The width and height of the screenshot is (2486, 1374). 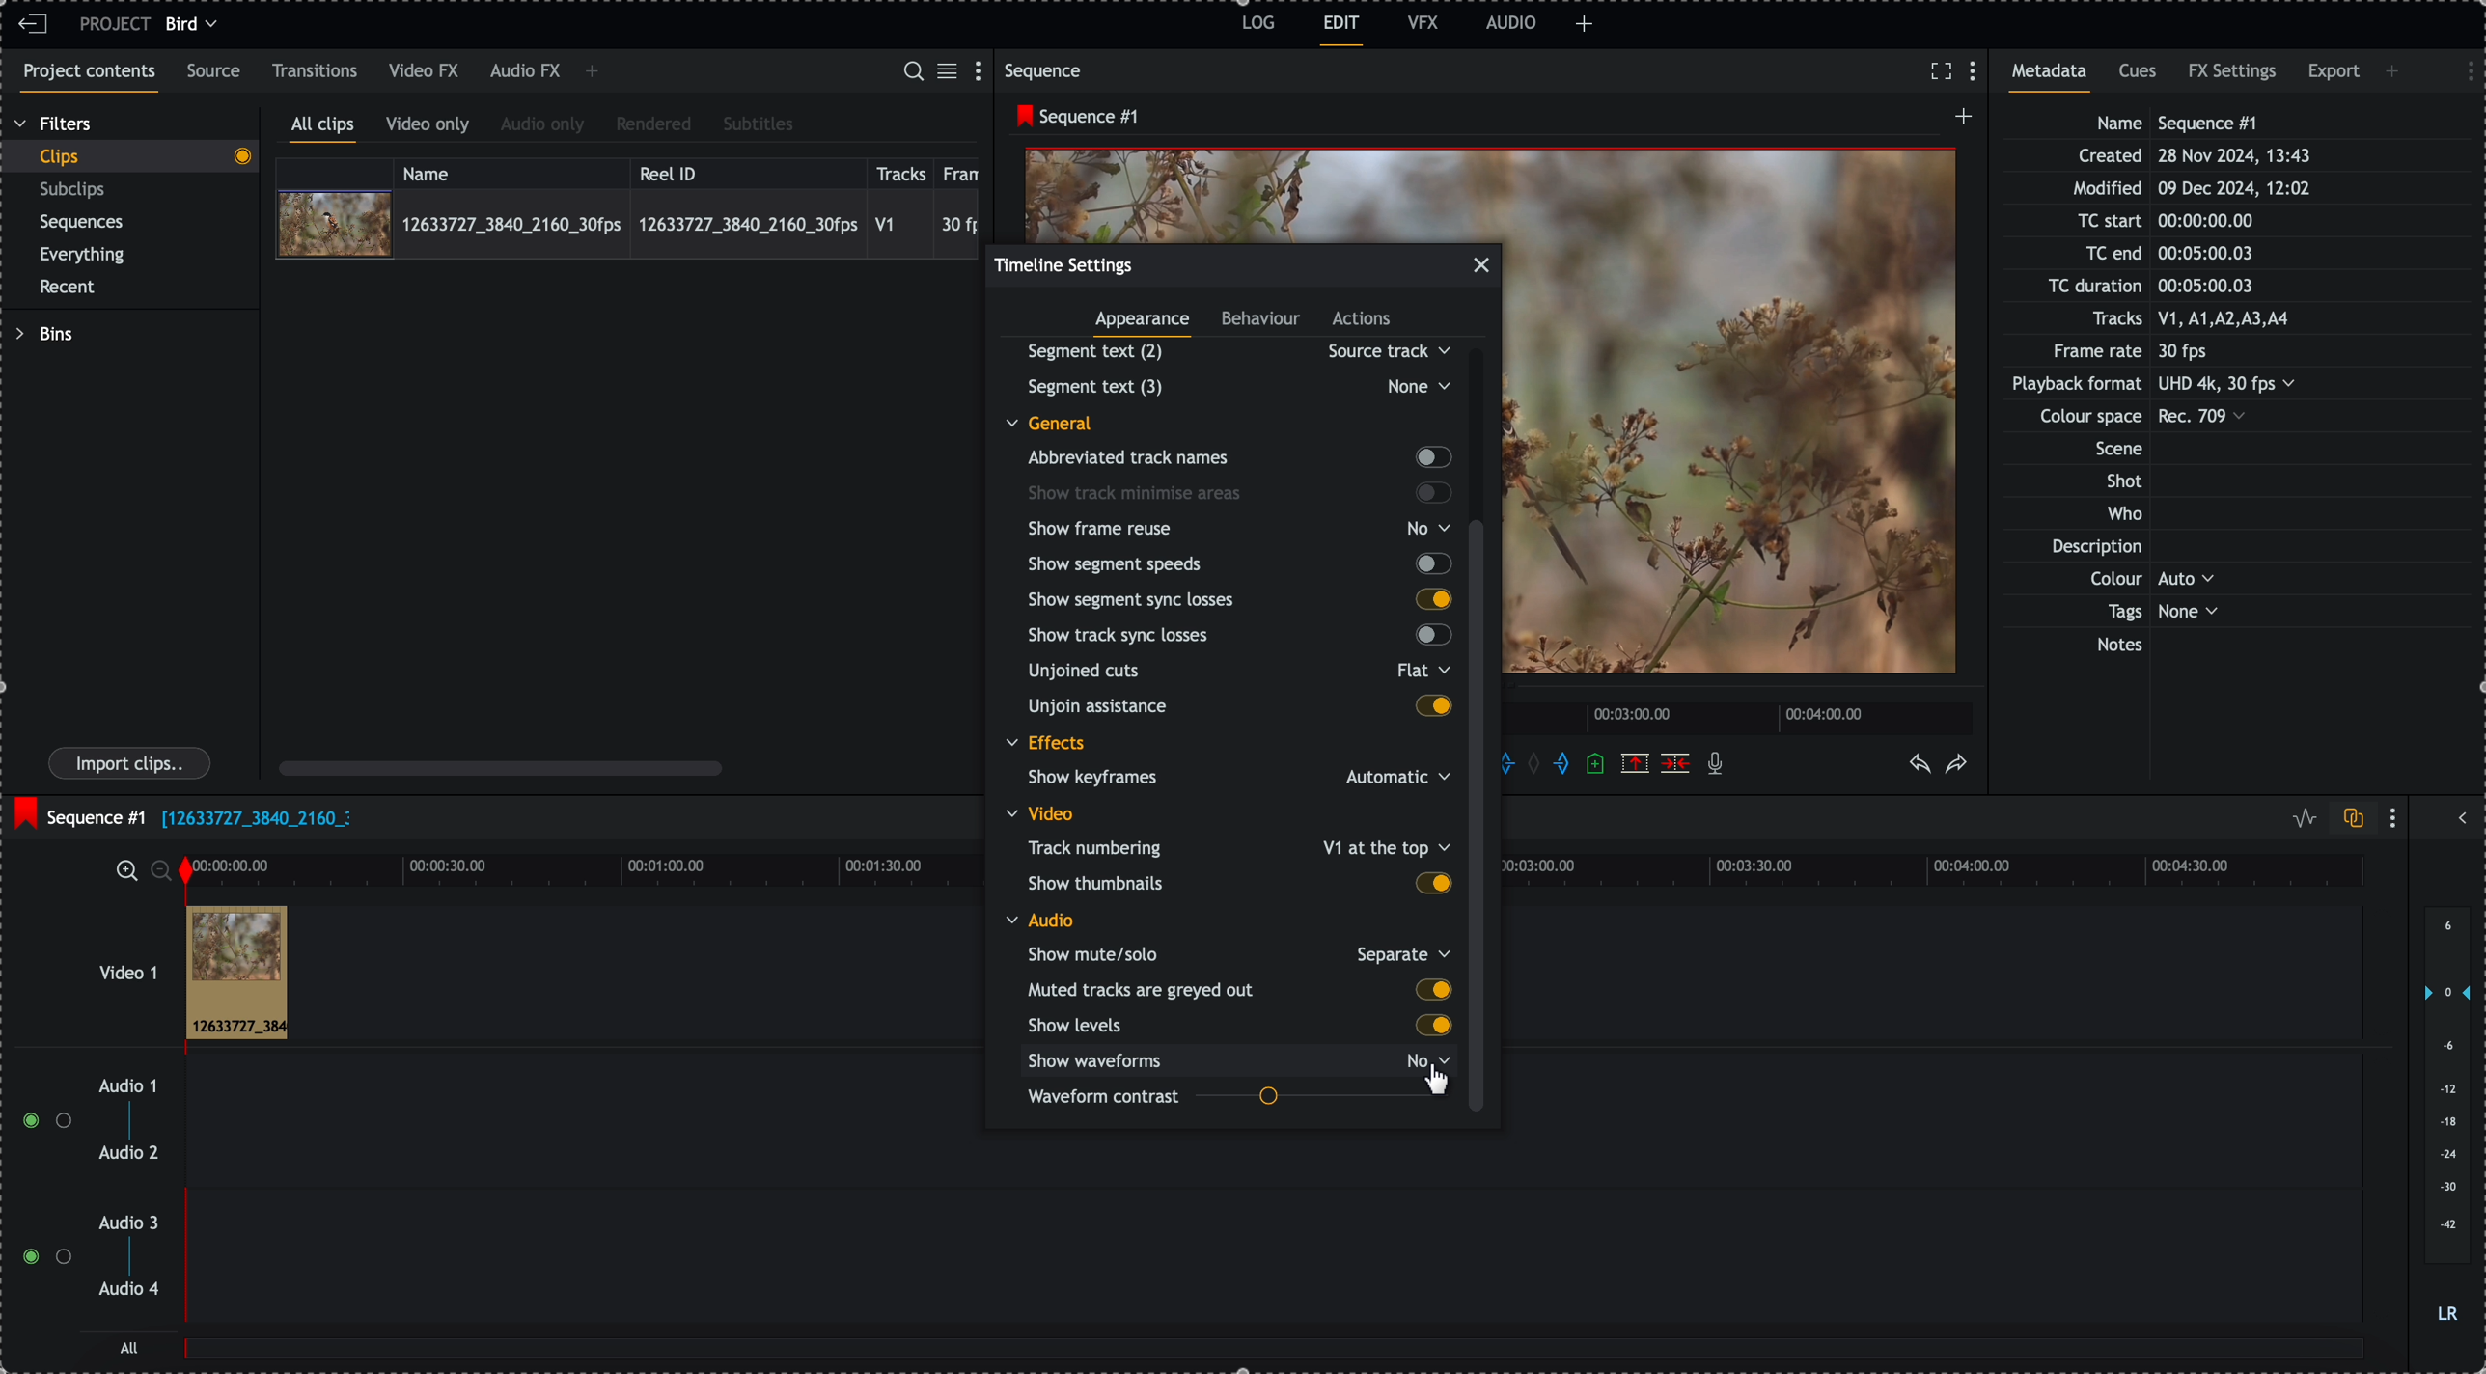 I want to click on leave, so click(x=33, y=25).